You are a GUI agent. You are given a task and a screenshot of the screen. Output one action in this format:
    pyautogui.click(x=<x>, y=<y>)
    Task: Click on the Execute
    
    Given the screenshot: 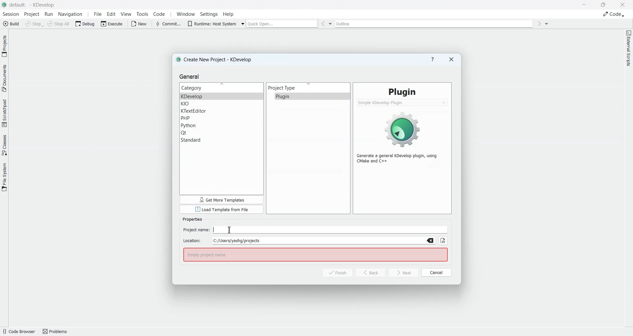 What is the action you would take?
    pyautogui.click(x=112, y=23)
    